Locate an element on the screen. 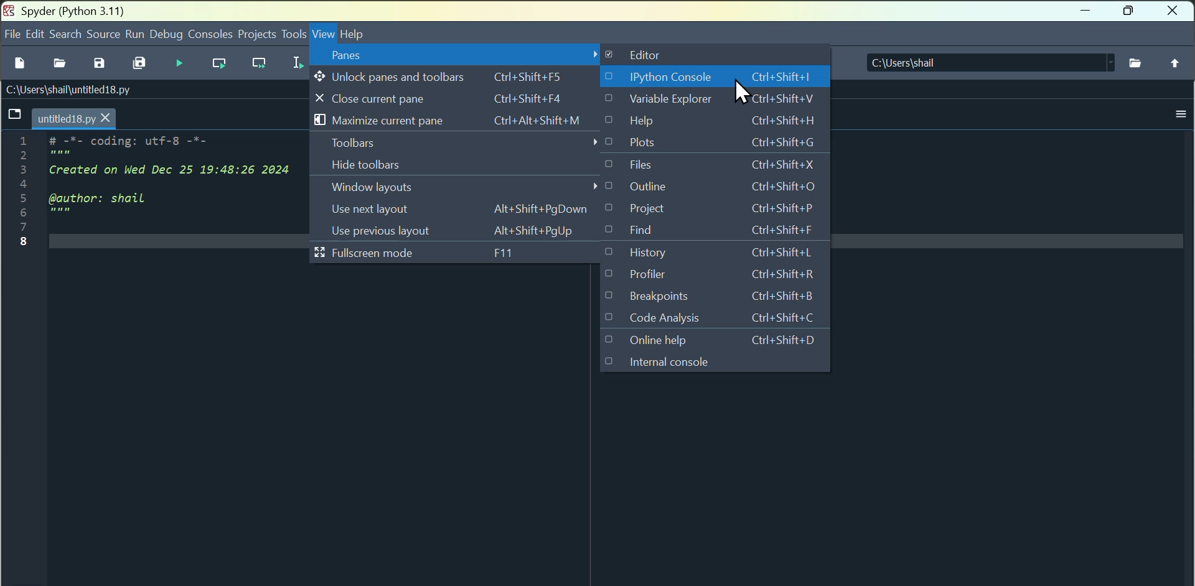  initial code is located at coordinates (148, 193).